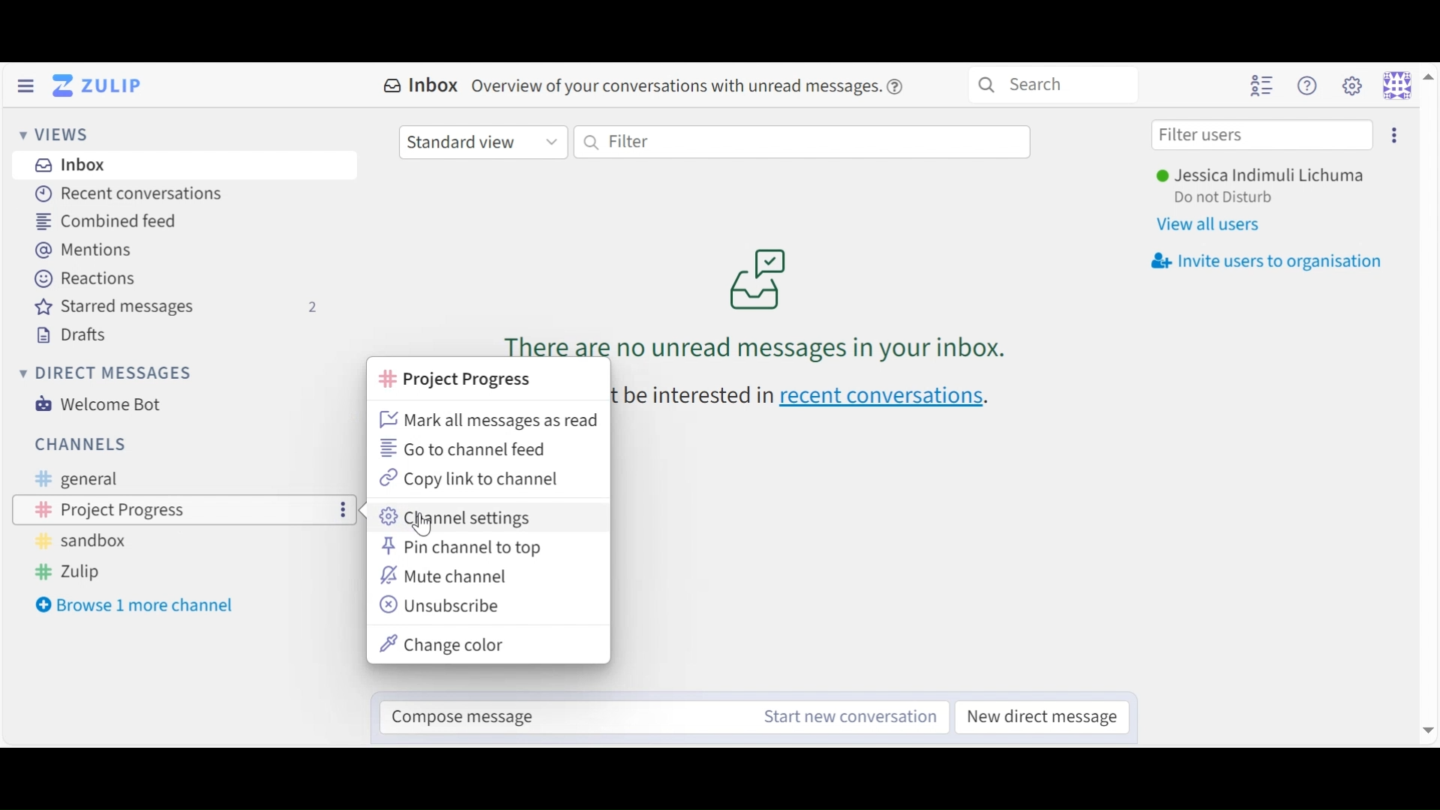 The height and width of the screenshot is (810, 1440). I want to click on Filter user, so click(1259, 136).